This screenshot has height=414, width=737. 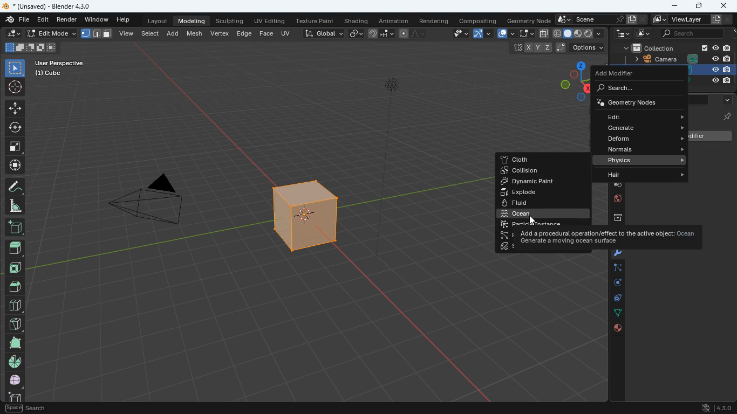 I want to click on shape, so click(x=15, y=342).